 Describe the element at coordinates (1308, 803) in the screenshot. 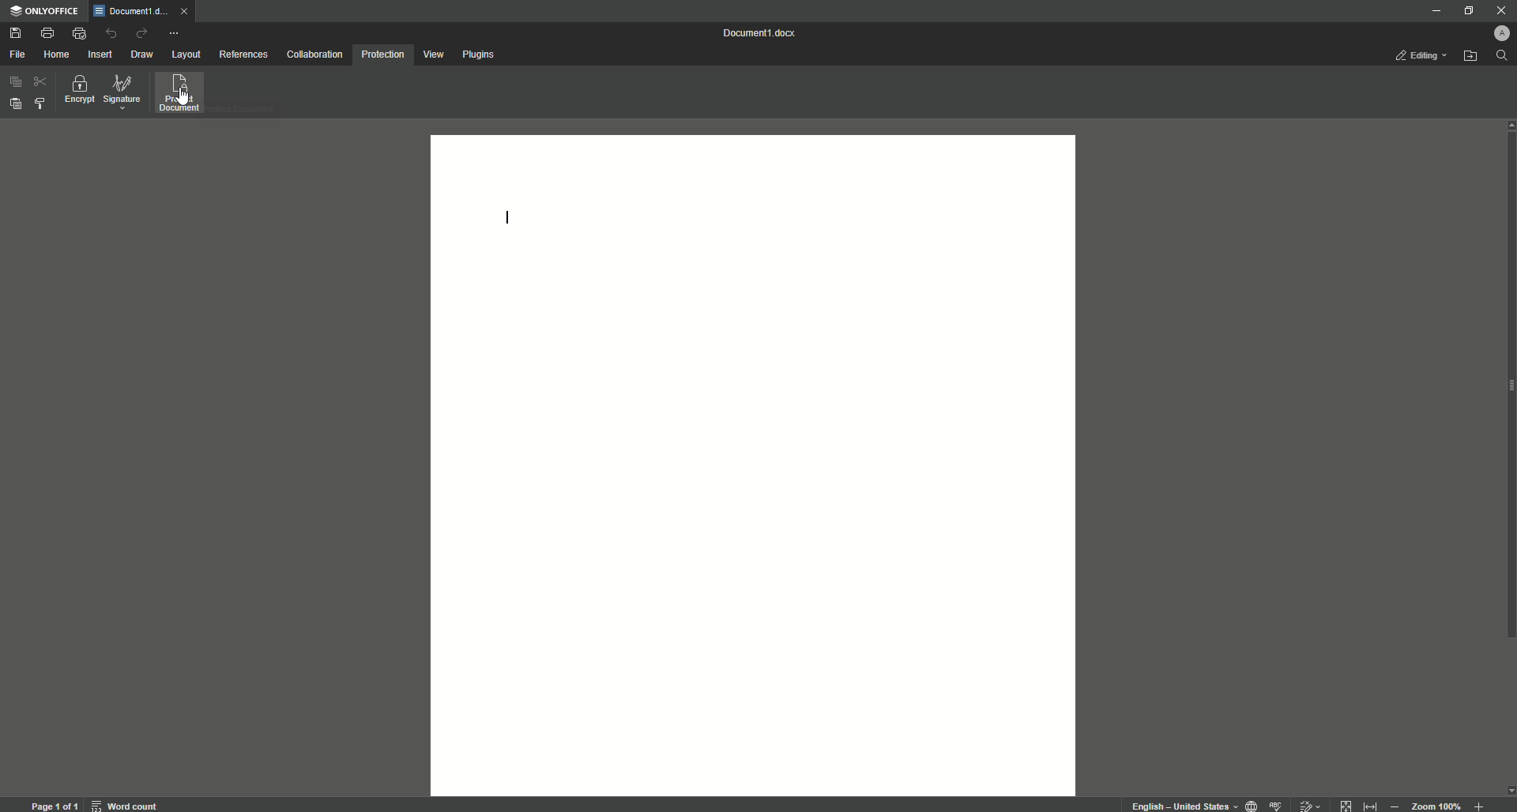

I see `track changes` at that location.